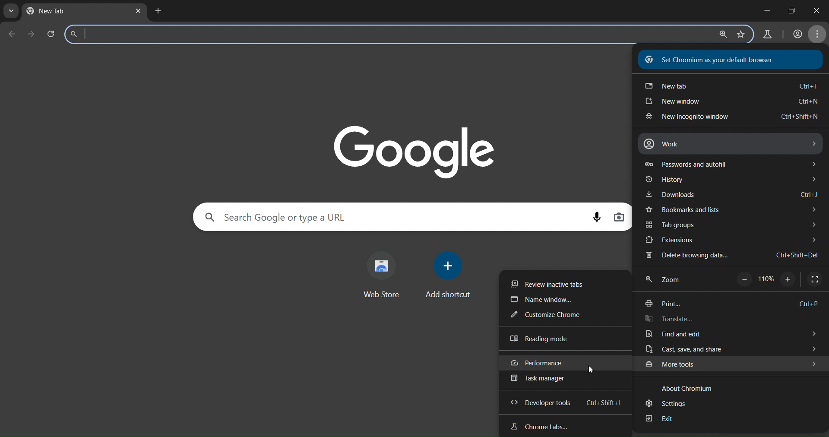  I want to click on bookmark, so click(741, 35).